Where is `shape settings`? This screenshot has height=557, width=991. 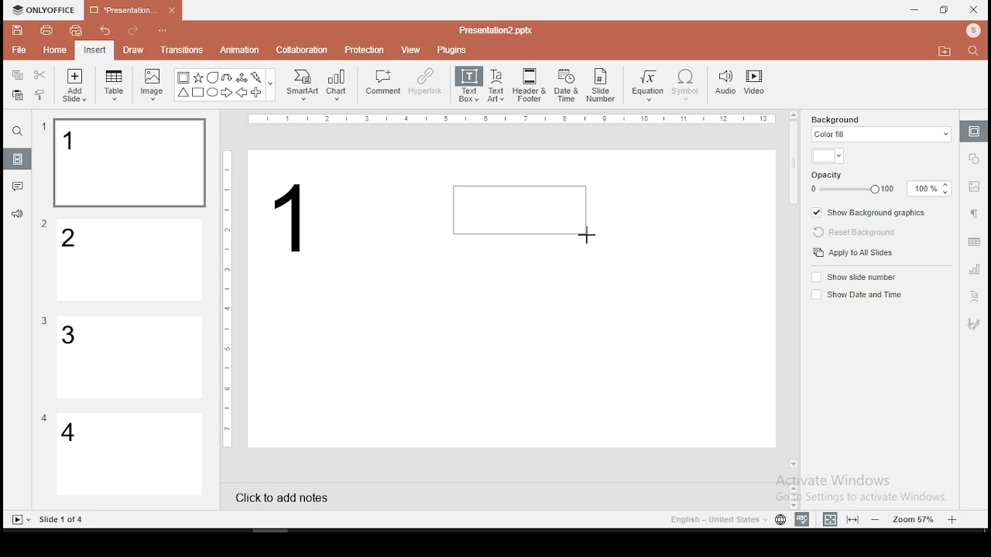
shape settings is located at coordinates (975, 157).